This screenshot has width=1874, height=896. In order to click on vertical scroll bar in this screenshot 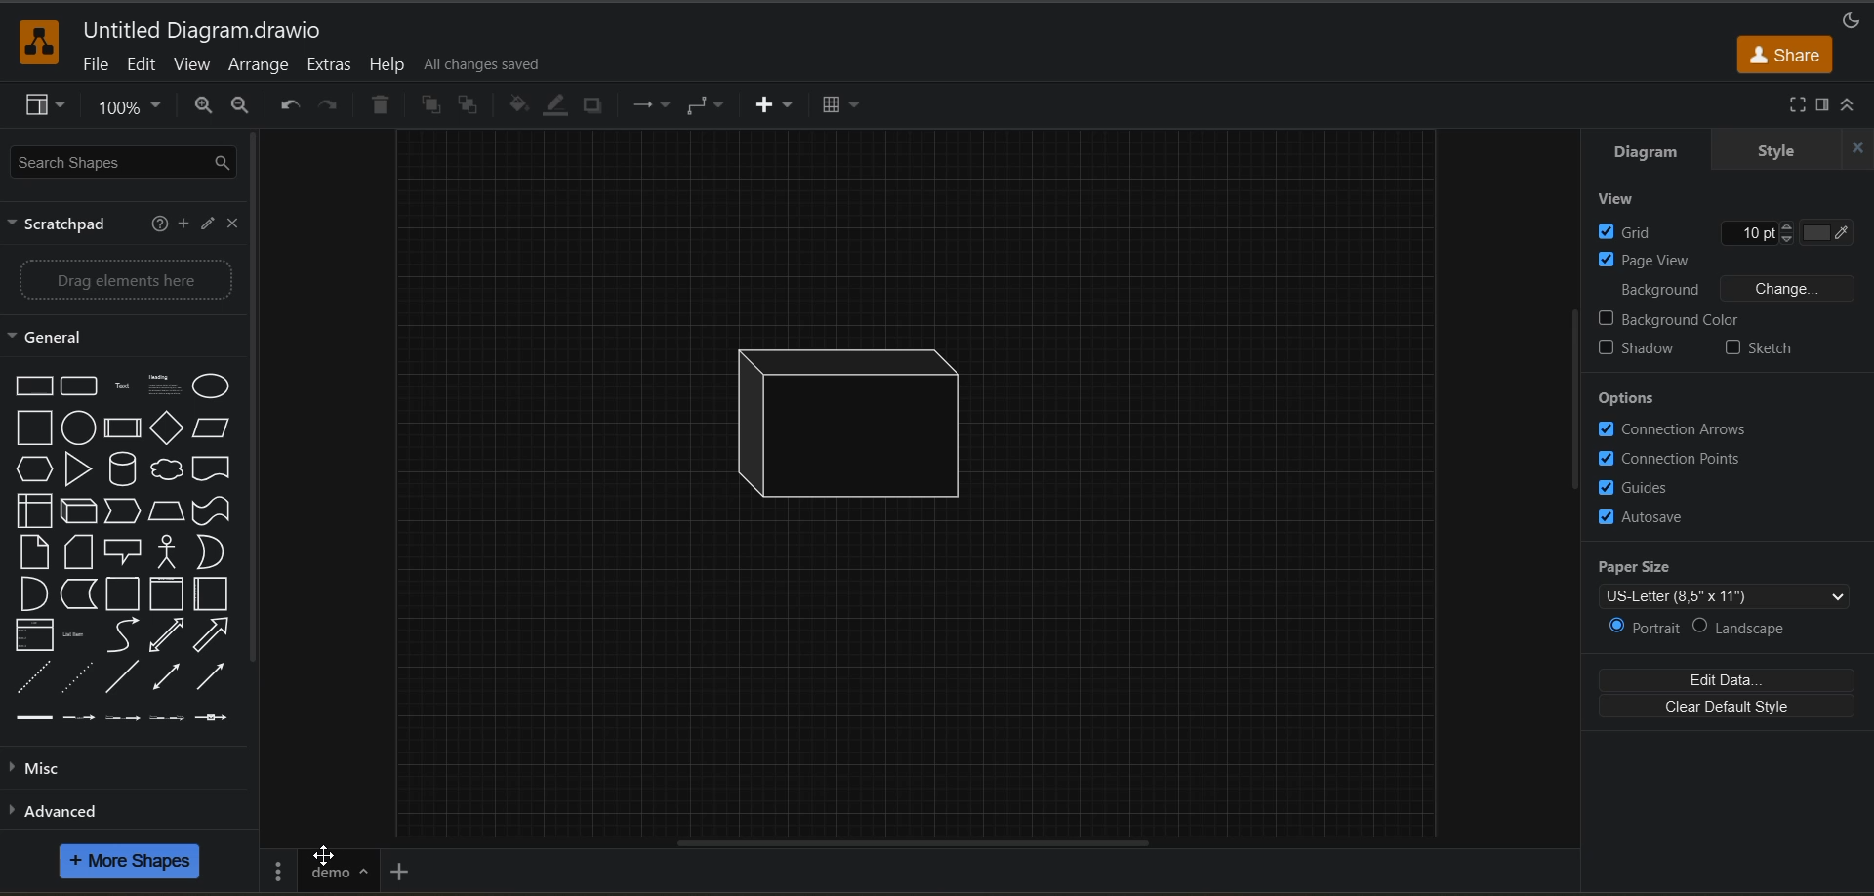, I will do `click(253, 399)`.